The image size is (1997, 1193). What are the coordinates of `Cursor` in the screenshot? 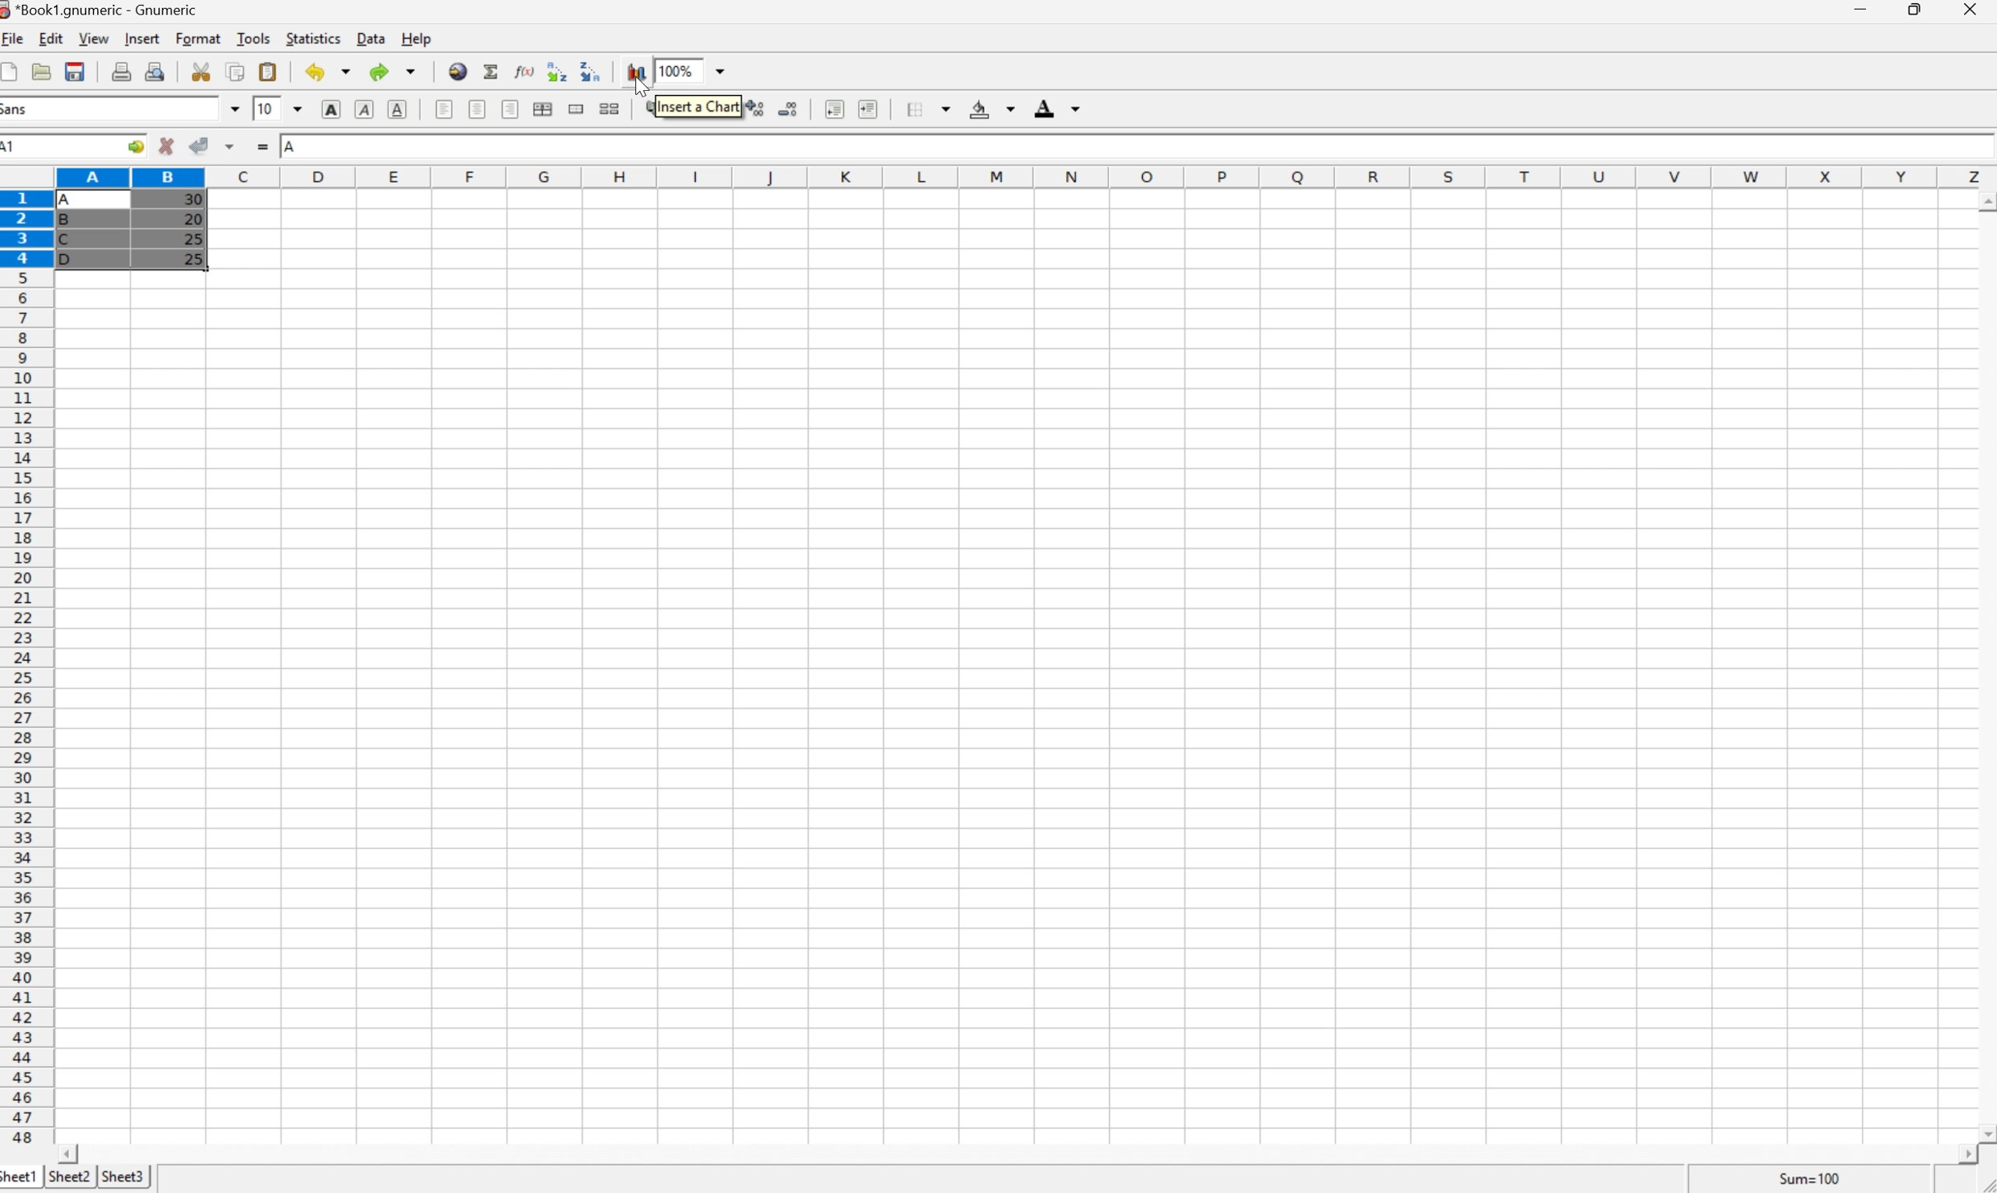 It's located at (639, 86).